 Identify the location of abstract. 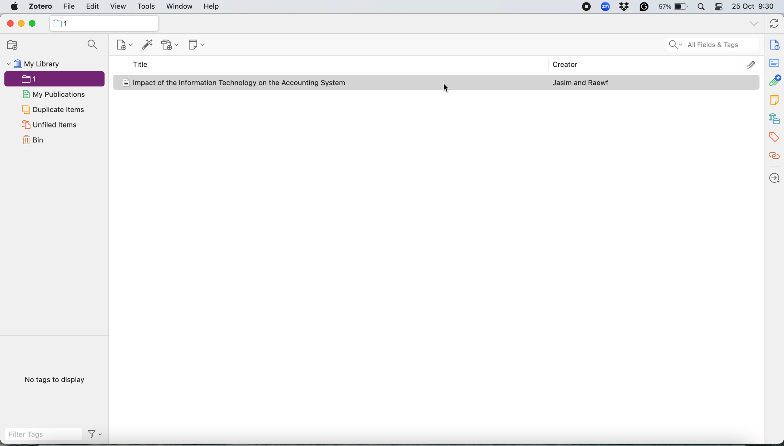
(773, 64).